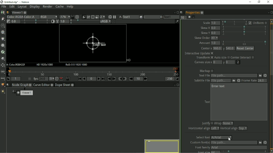  I want to click on Subtitle, so click(233, 81).